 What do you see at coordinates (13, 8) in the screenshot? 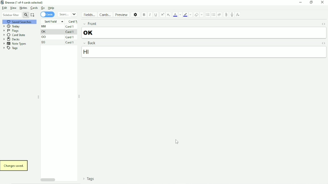
I see `View` at bounding box center [13, 8].